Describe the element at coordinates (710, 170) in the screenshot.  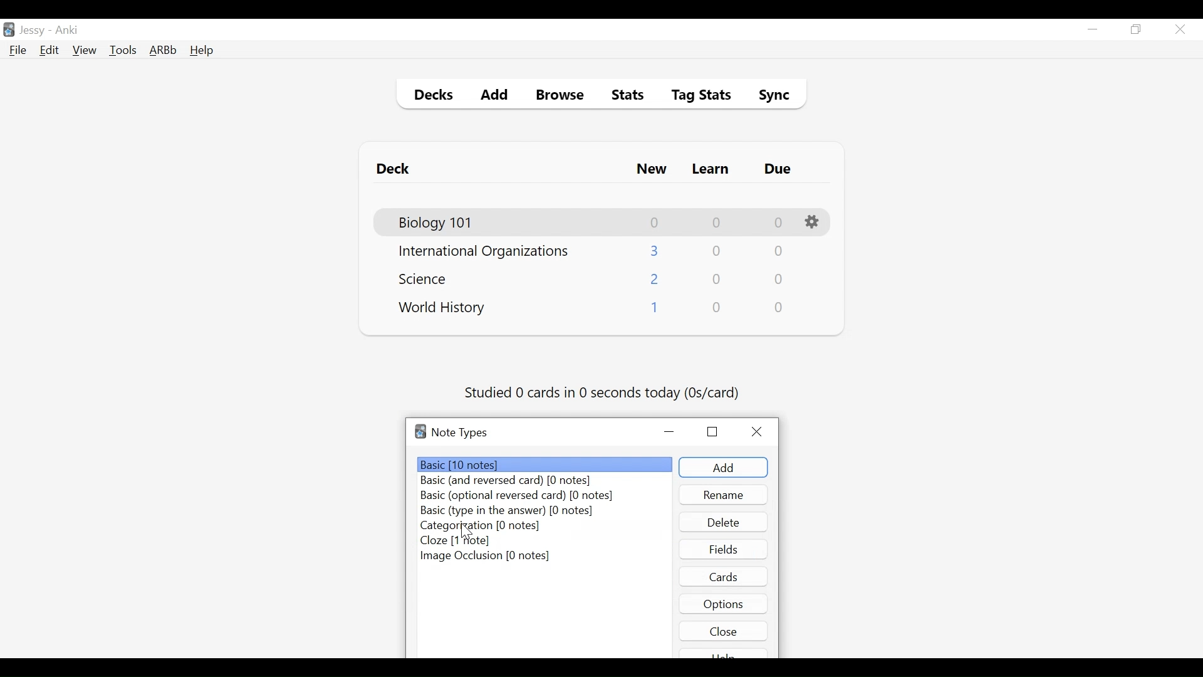
I see `Learn` at that location.